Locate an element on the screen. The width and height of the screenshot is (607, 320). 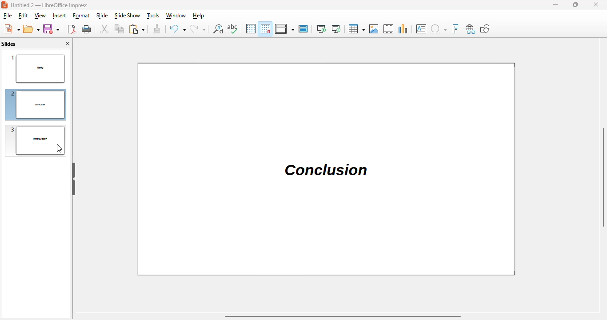
open is located at coordinates (32, 29).